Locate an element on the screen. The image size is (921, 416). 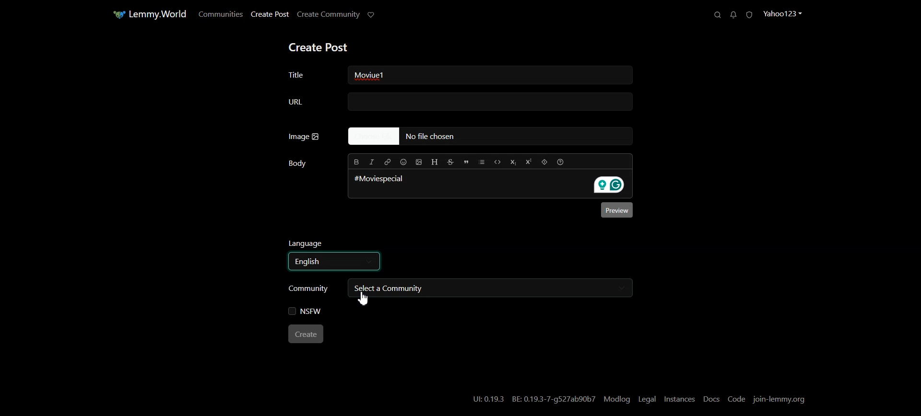
Instances is located at coordinates (680, 399).